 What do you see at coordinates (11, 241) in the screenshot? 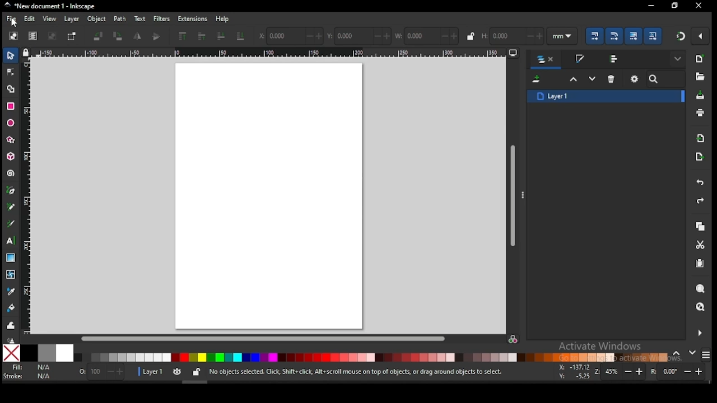
I see `text tool` at bounding box center [11, 241].